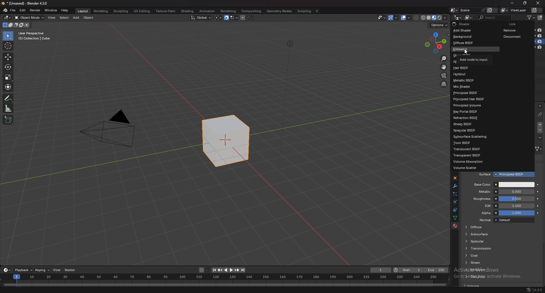 The image size is (545, 293). Describe the element at coordinates (454, 178) in the screenshot. I see `object` at that location.